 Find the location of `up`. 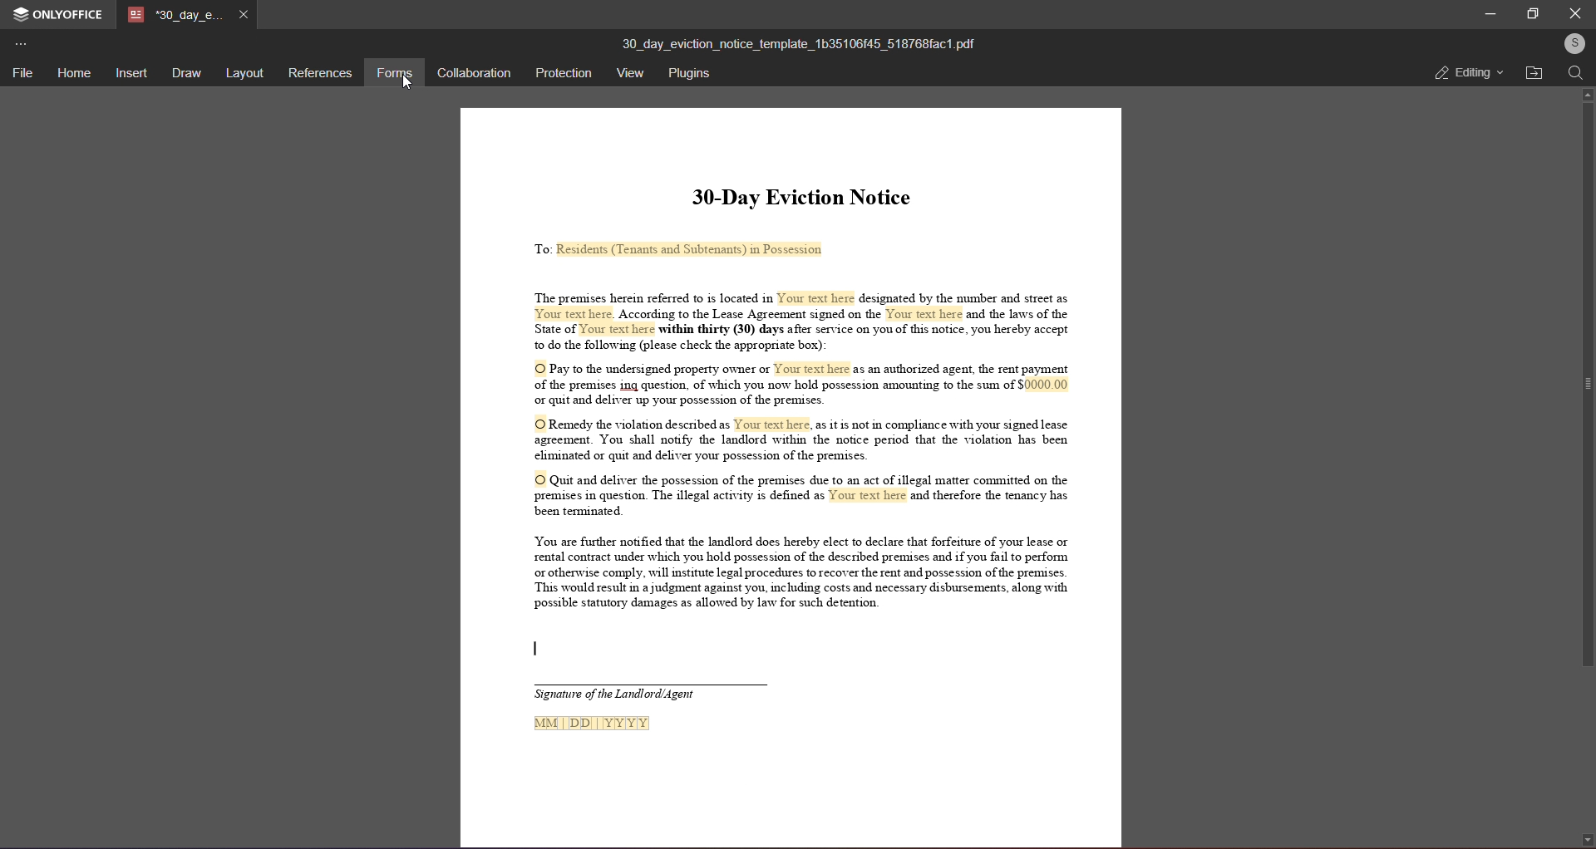

up is located at coordinates (1584, 96).